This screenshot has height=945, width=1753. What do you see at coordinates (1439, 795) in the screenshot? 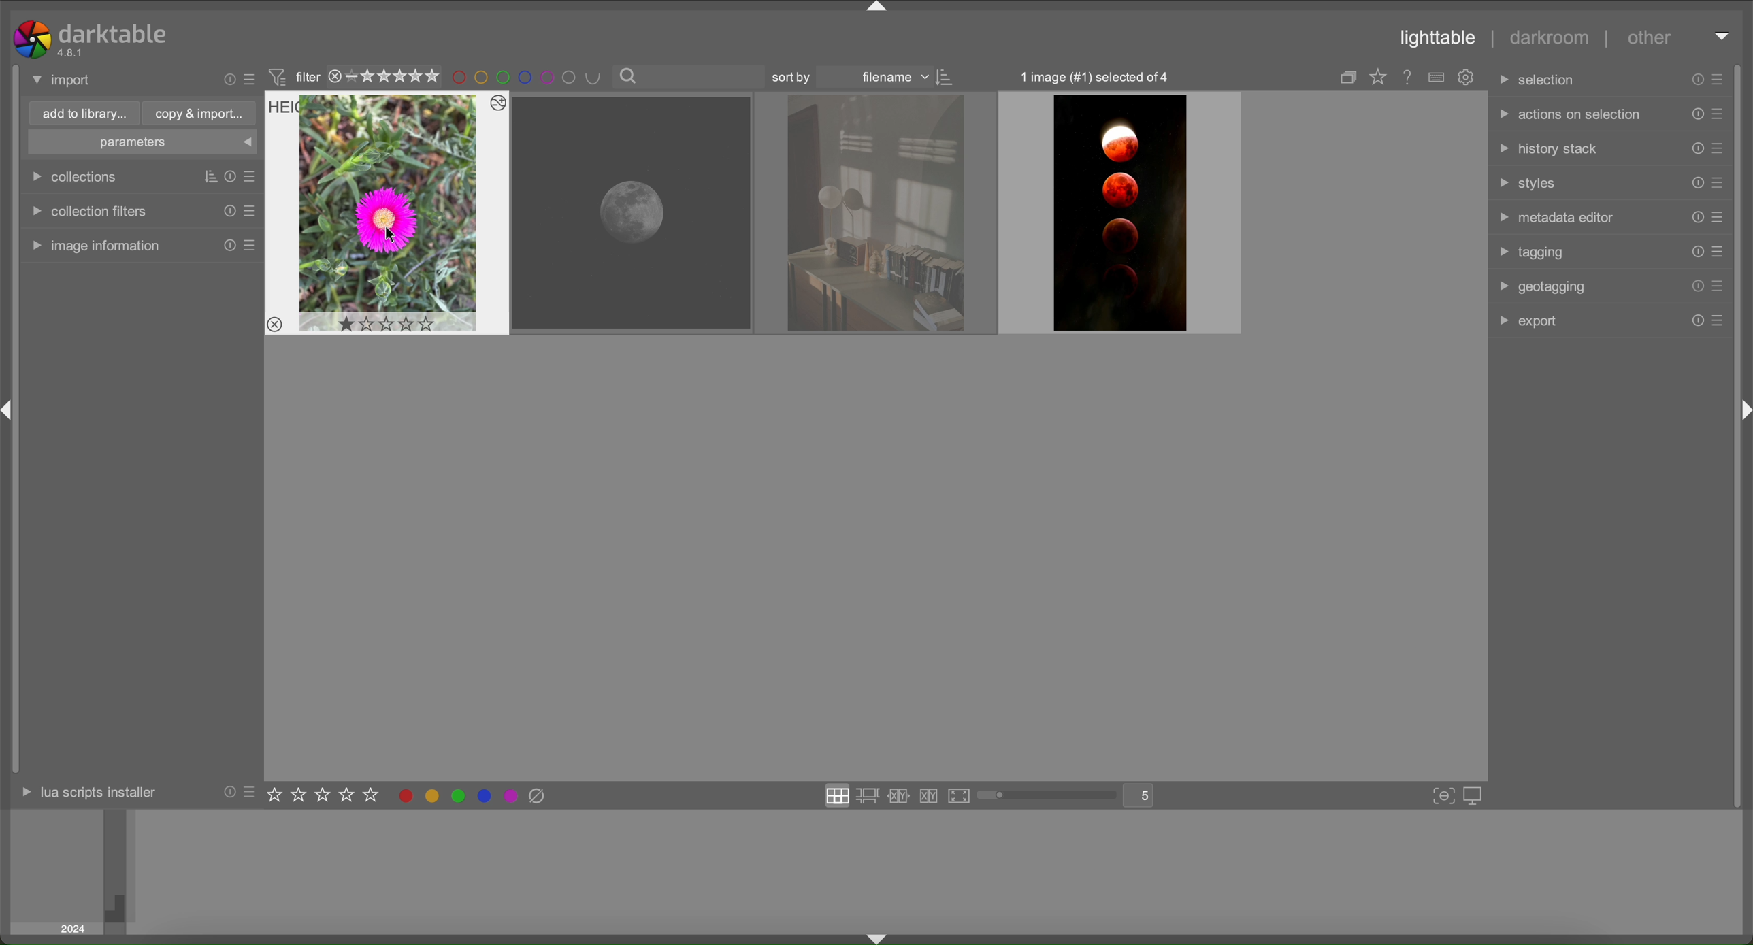
I see `toggle focus-peaking mode` at bounding box center [1439, 795].